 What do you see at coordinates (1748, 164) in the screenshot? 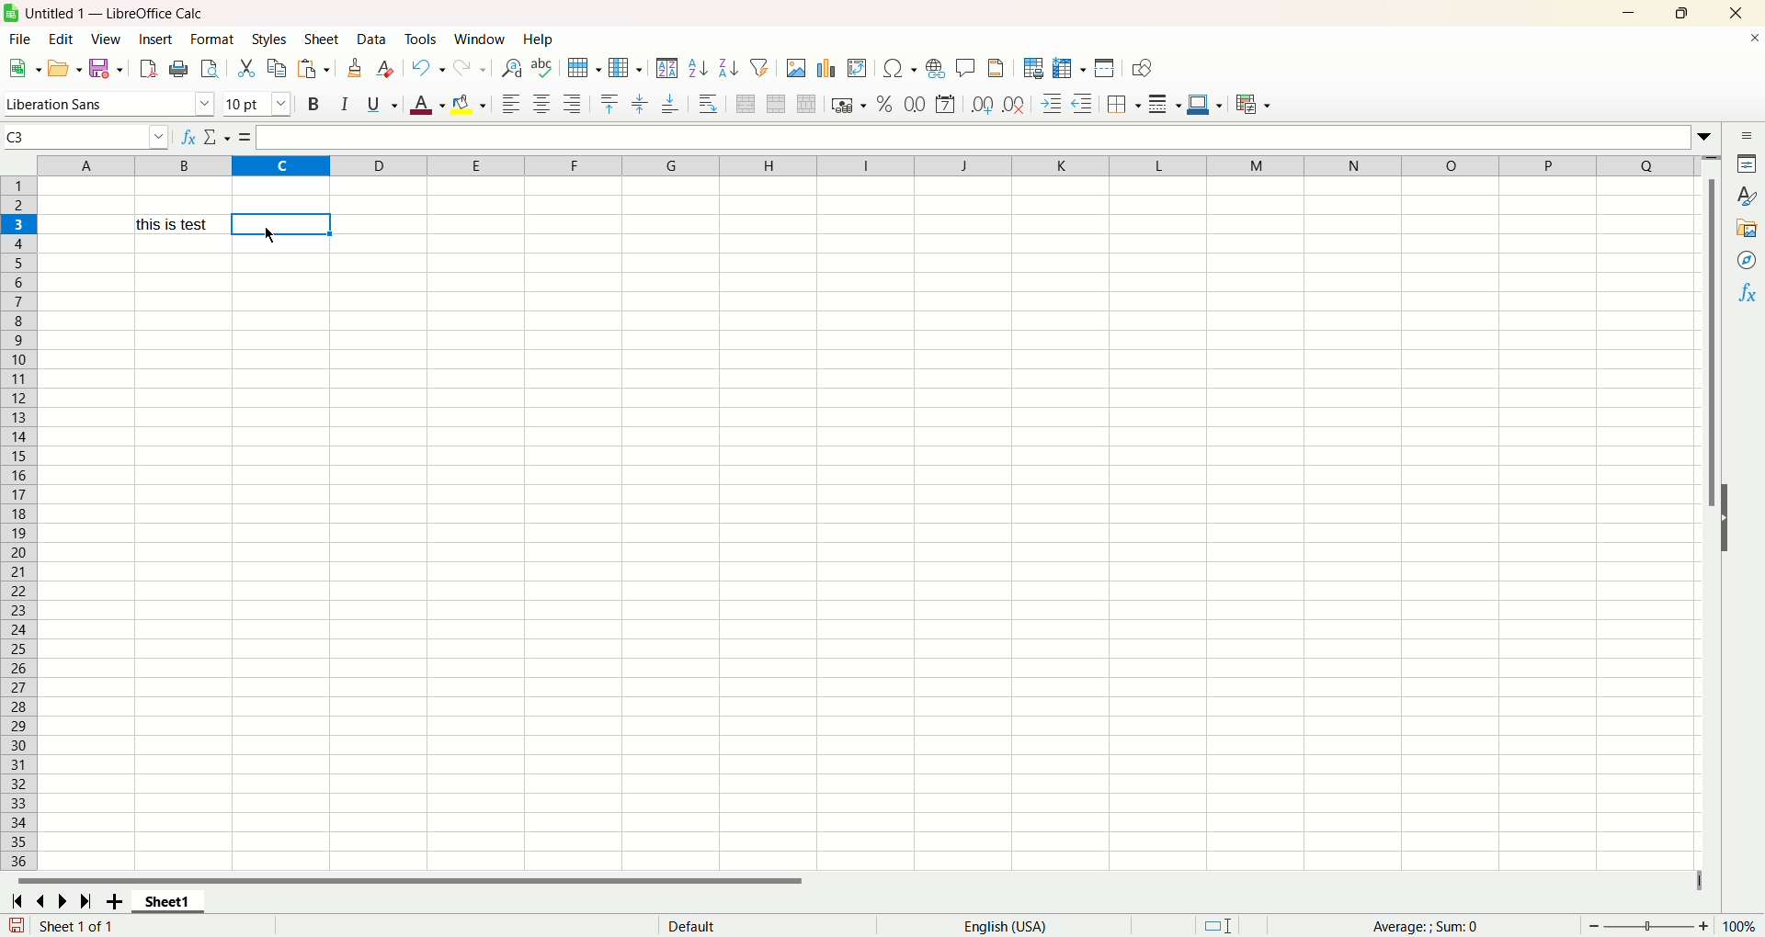
I see `properties` at bounding box center [1748, 164].